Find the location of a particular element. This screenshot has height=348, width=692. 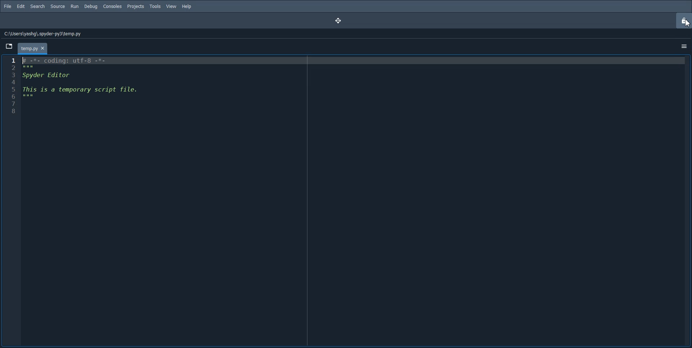

Browse Tab is located at coordinates (9, 46).